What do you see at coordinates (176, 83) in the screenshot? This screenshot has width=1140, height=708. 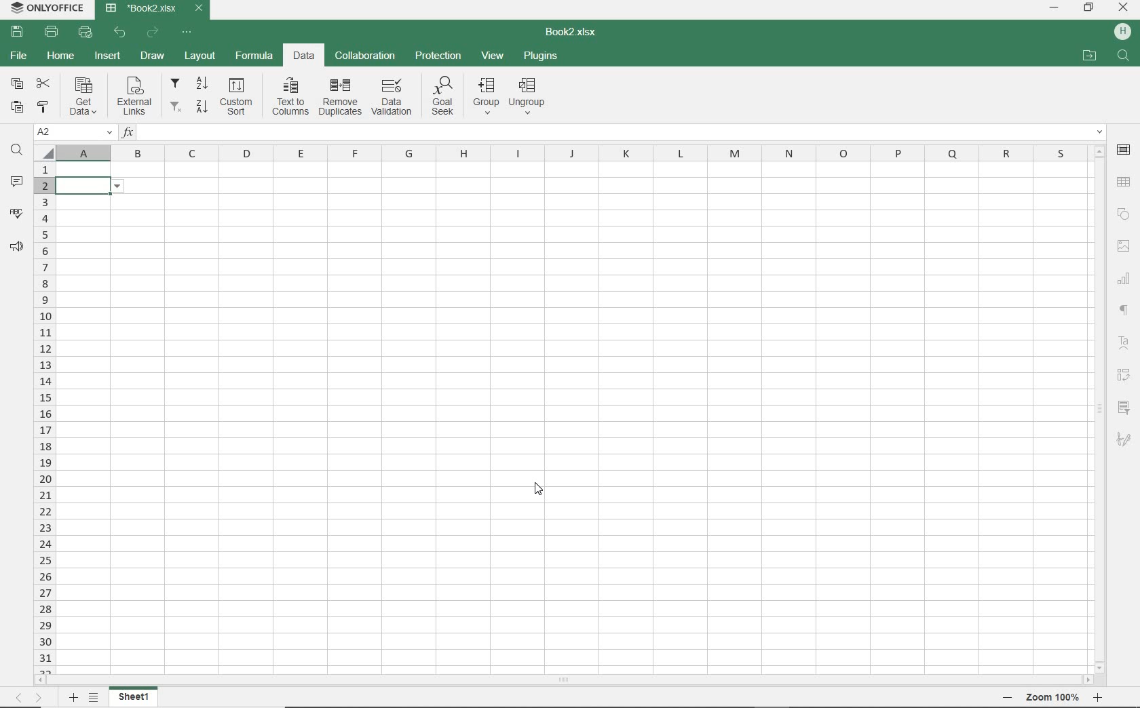 I see `filter` at bounding box center [176, 83].